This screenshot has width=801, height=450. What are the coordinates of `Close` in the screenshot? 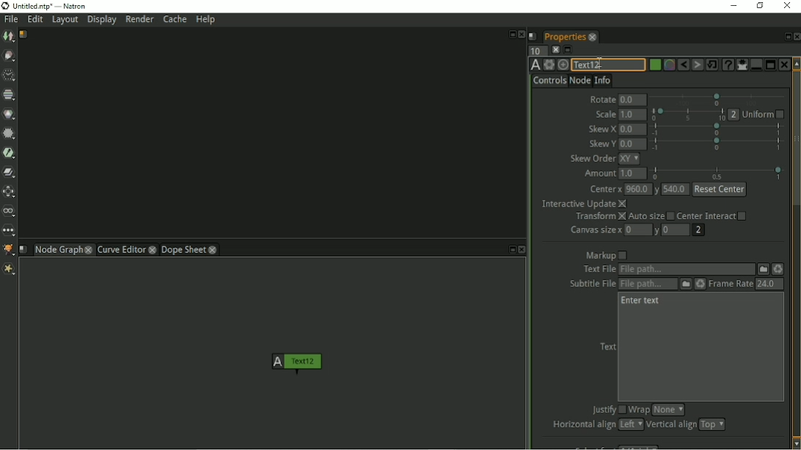 It's located at (522, 34).